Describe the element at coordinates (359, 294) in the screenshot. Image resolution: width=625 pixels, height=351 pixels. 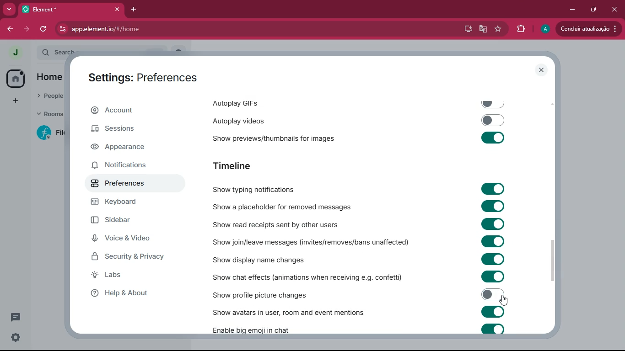
I see `Show profile picture changes ` at that location.